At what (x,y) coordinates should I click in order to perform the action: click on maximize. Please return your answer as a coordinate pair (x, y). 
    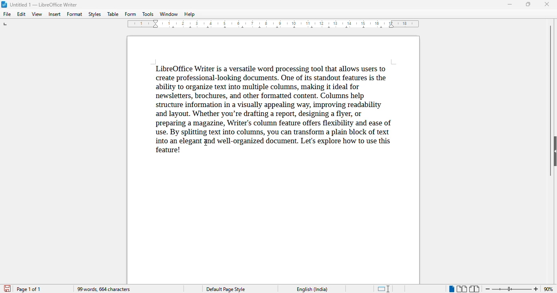
    Looking at the image, I should click on (529, 4).